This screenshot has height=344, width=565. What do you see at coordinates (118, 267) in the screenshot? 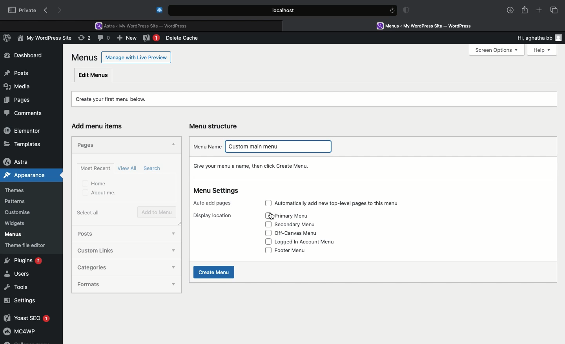
I see `Categories` at bounding box center [118, 267].